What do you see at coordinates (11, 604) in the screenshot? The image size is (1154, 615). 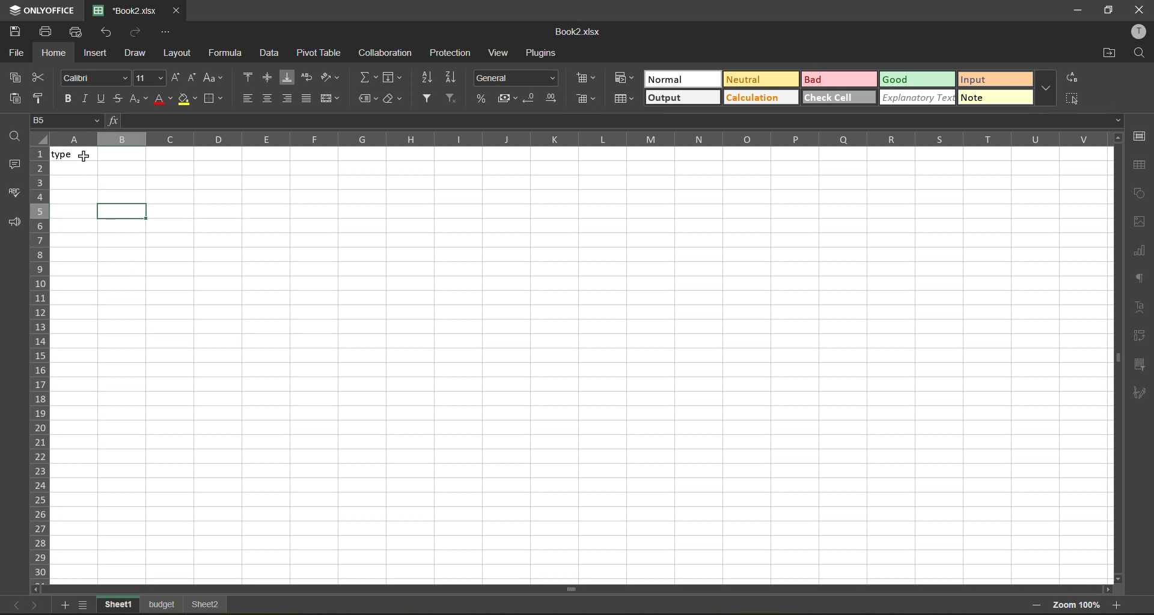 I see `previous` at bounding box center [11, 604].